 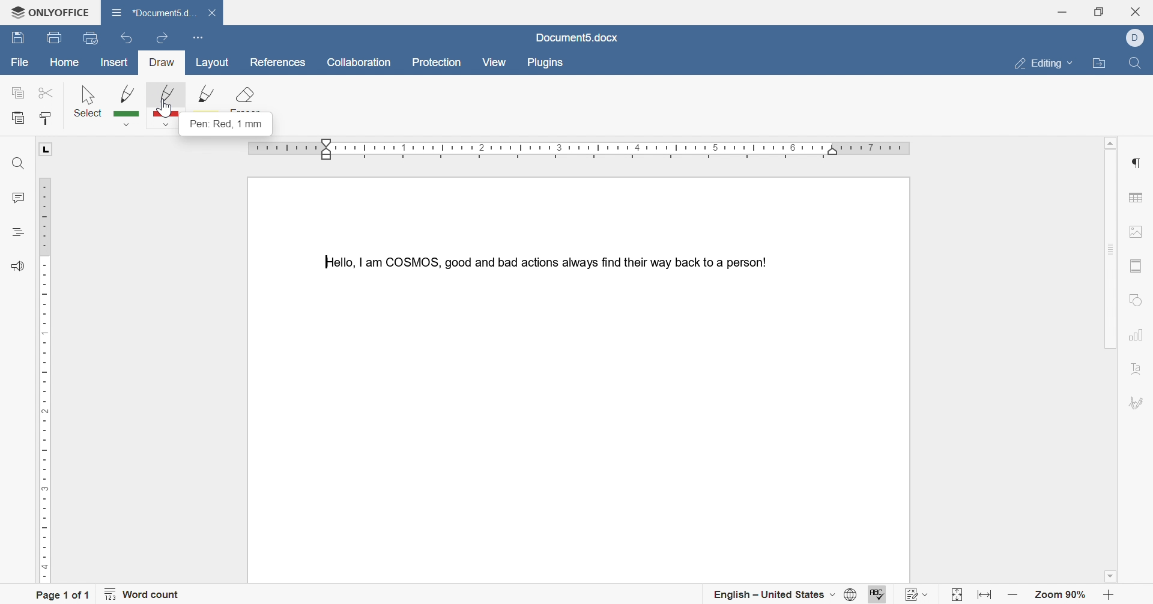 What do you see at coordinates (43, 92) in the screenshot?
I see `cut` at bounding box center [43, 92].